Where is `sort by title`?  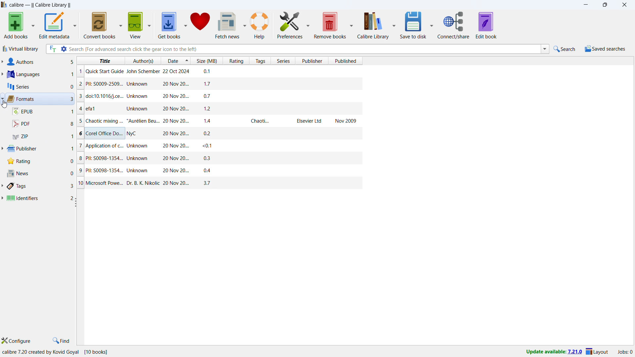
sort by title is located at coordinates (100, 60).